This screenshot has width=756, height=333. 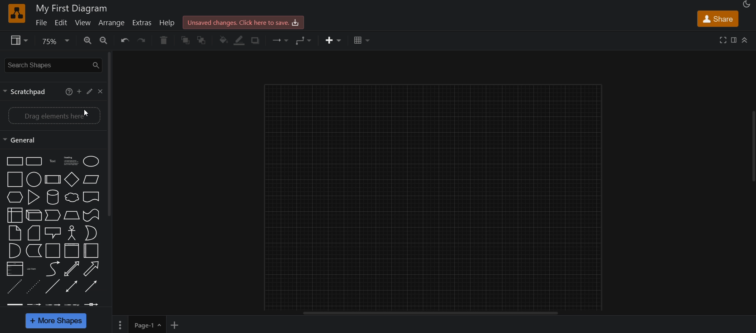 I want to click on insert, so click(x=330, y=41).